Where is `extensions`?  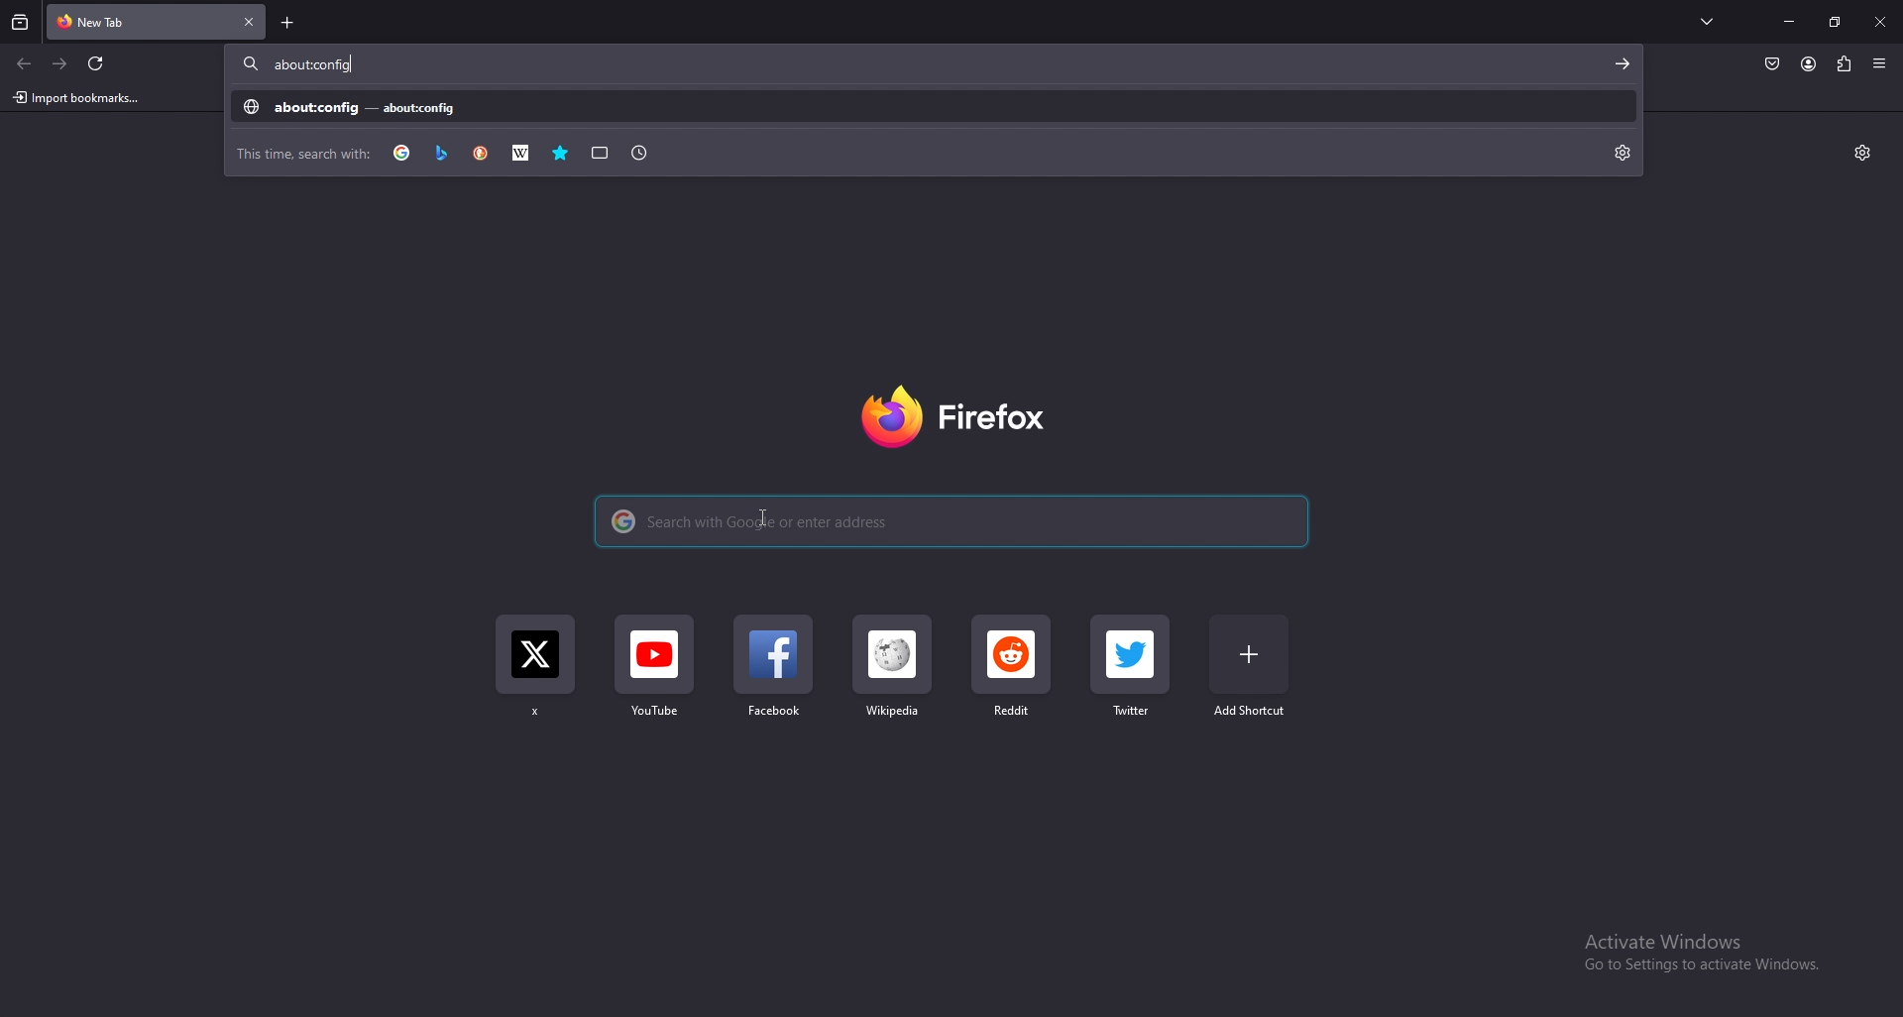
extensions is located at coordinates (1845, 61).